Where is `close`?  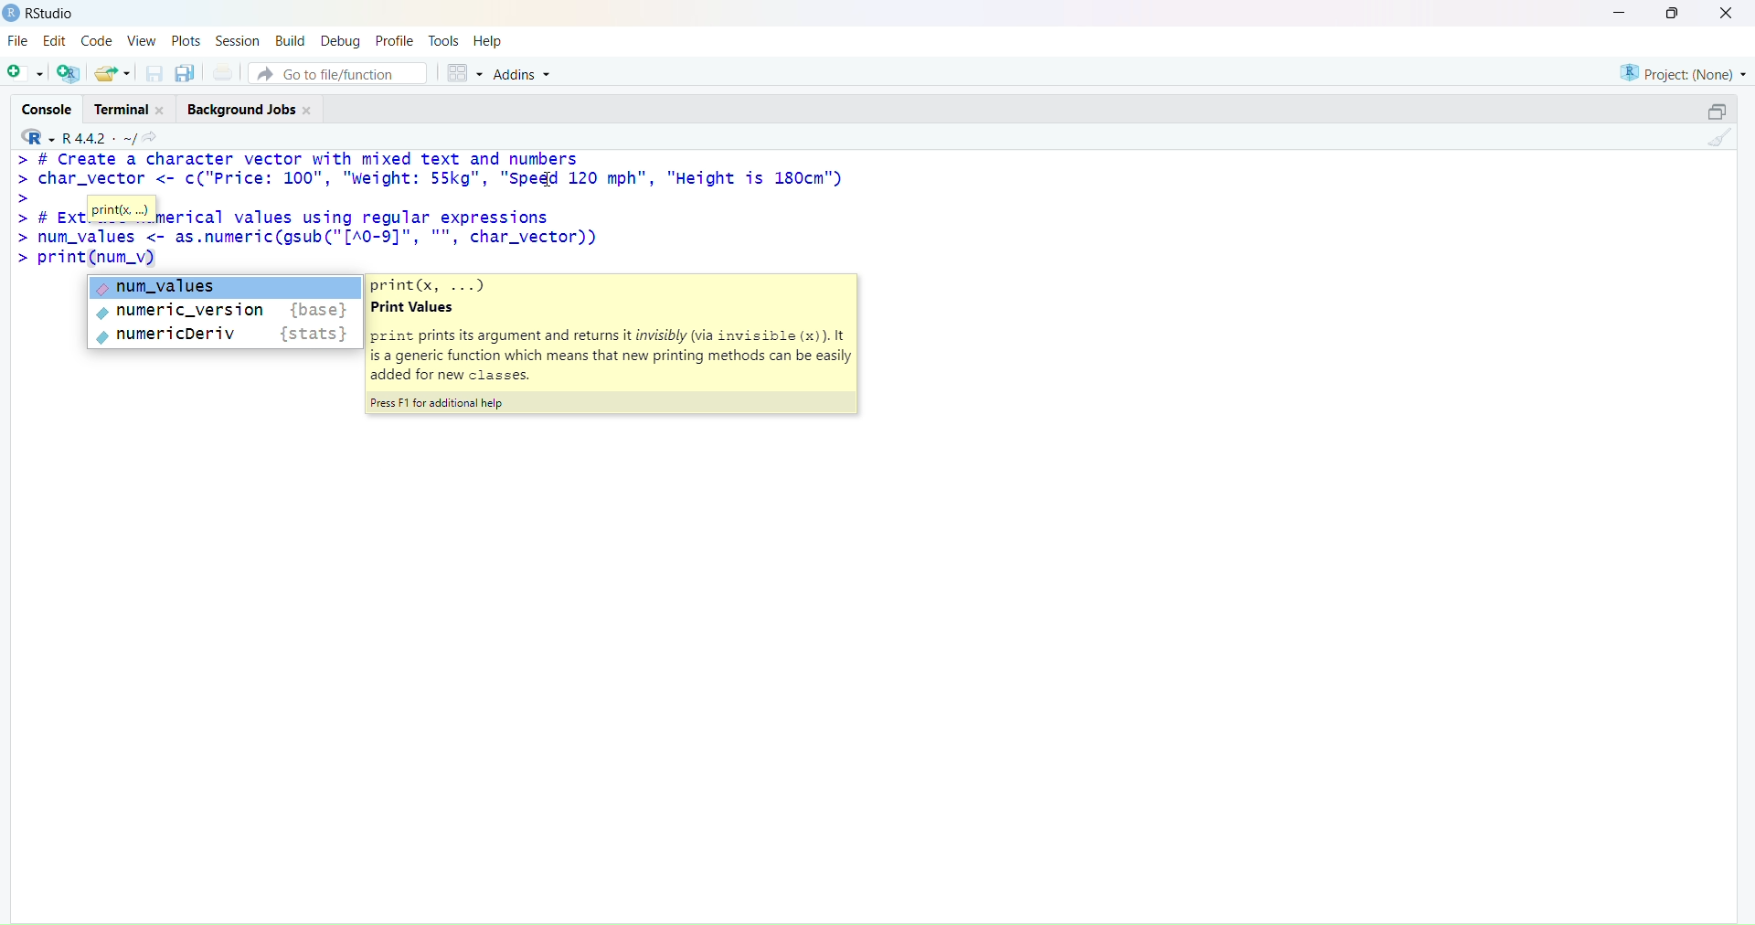
close is located at coordinates (307, 111).